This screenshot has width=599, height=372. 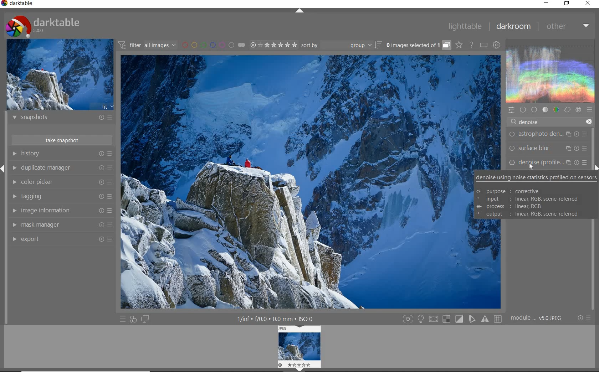 What do you see at coordinates (459, 46) in the screenshot?
I see `click to change overlays on thumbnails` at bounding box center [459, 46].